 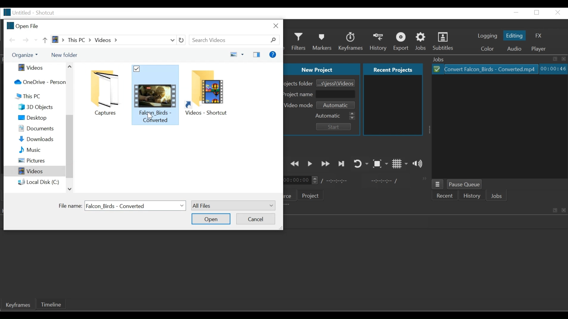 What do you see at coordinates (488, 36) in the screenshot?
I see `logging` at bounding box center [488, 36].